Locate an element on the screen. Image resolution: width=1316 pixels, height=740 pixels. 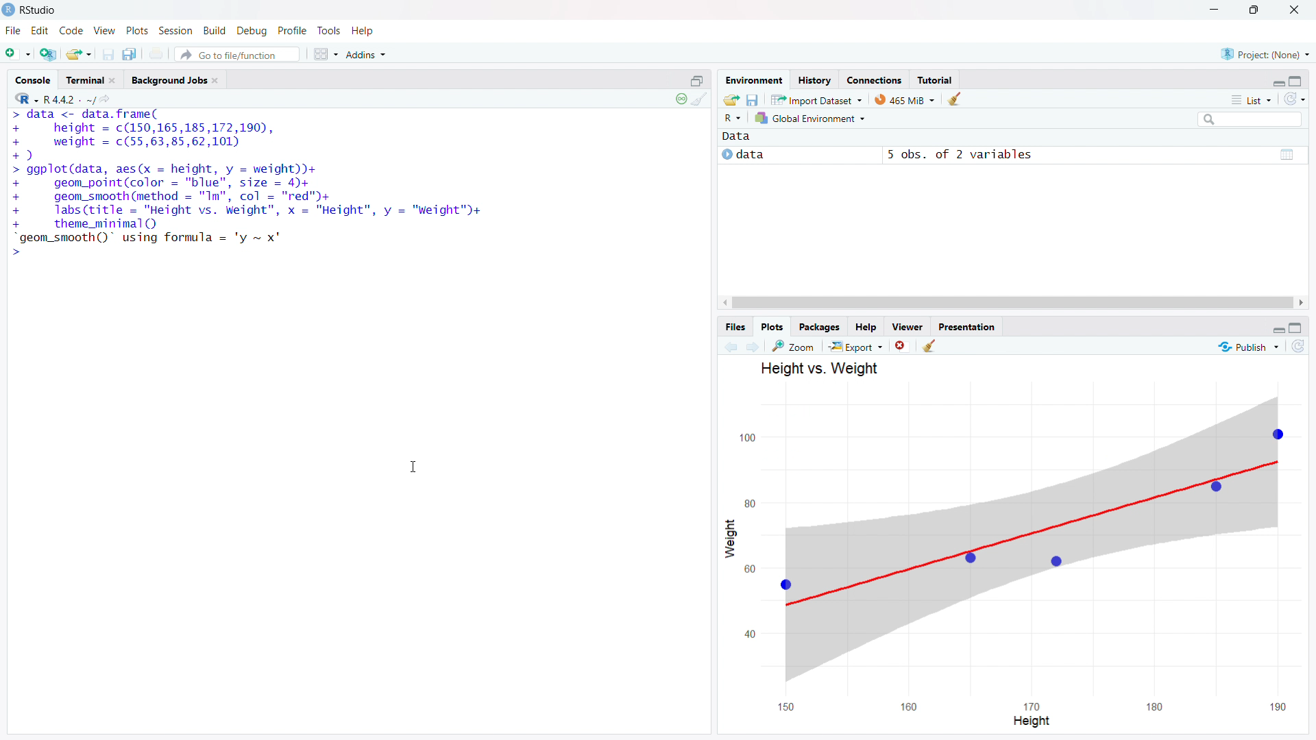
history is located at coordinates (814, 79).